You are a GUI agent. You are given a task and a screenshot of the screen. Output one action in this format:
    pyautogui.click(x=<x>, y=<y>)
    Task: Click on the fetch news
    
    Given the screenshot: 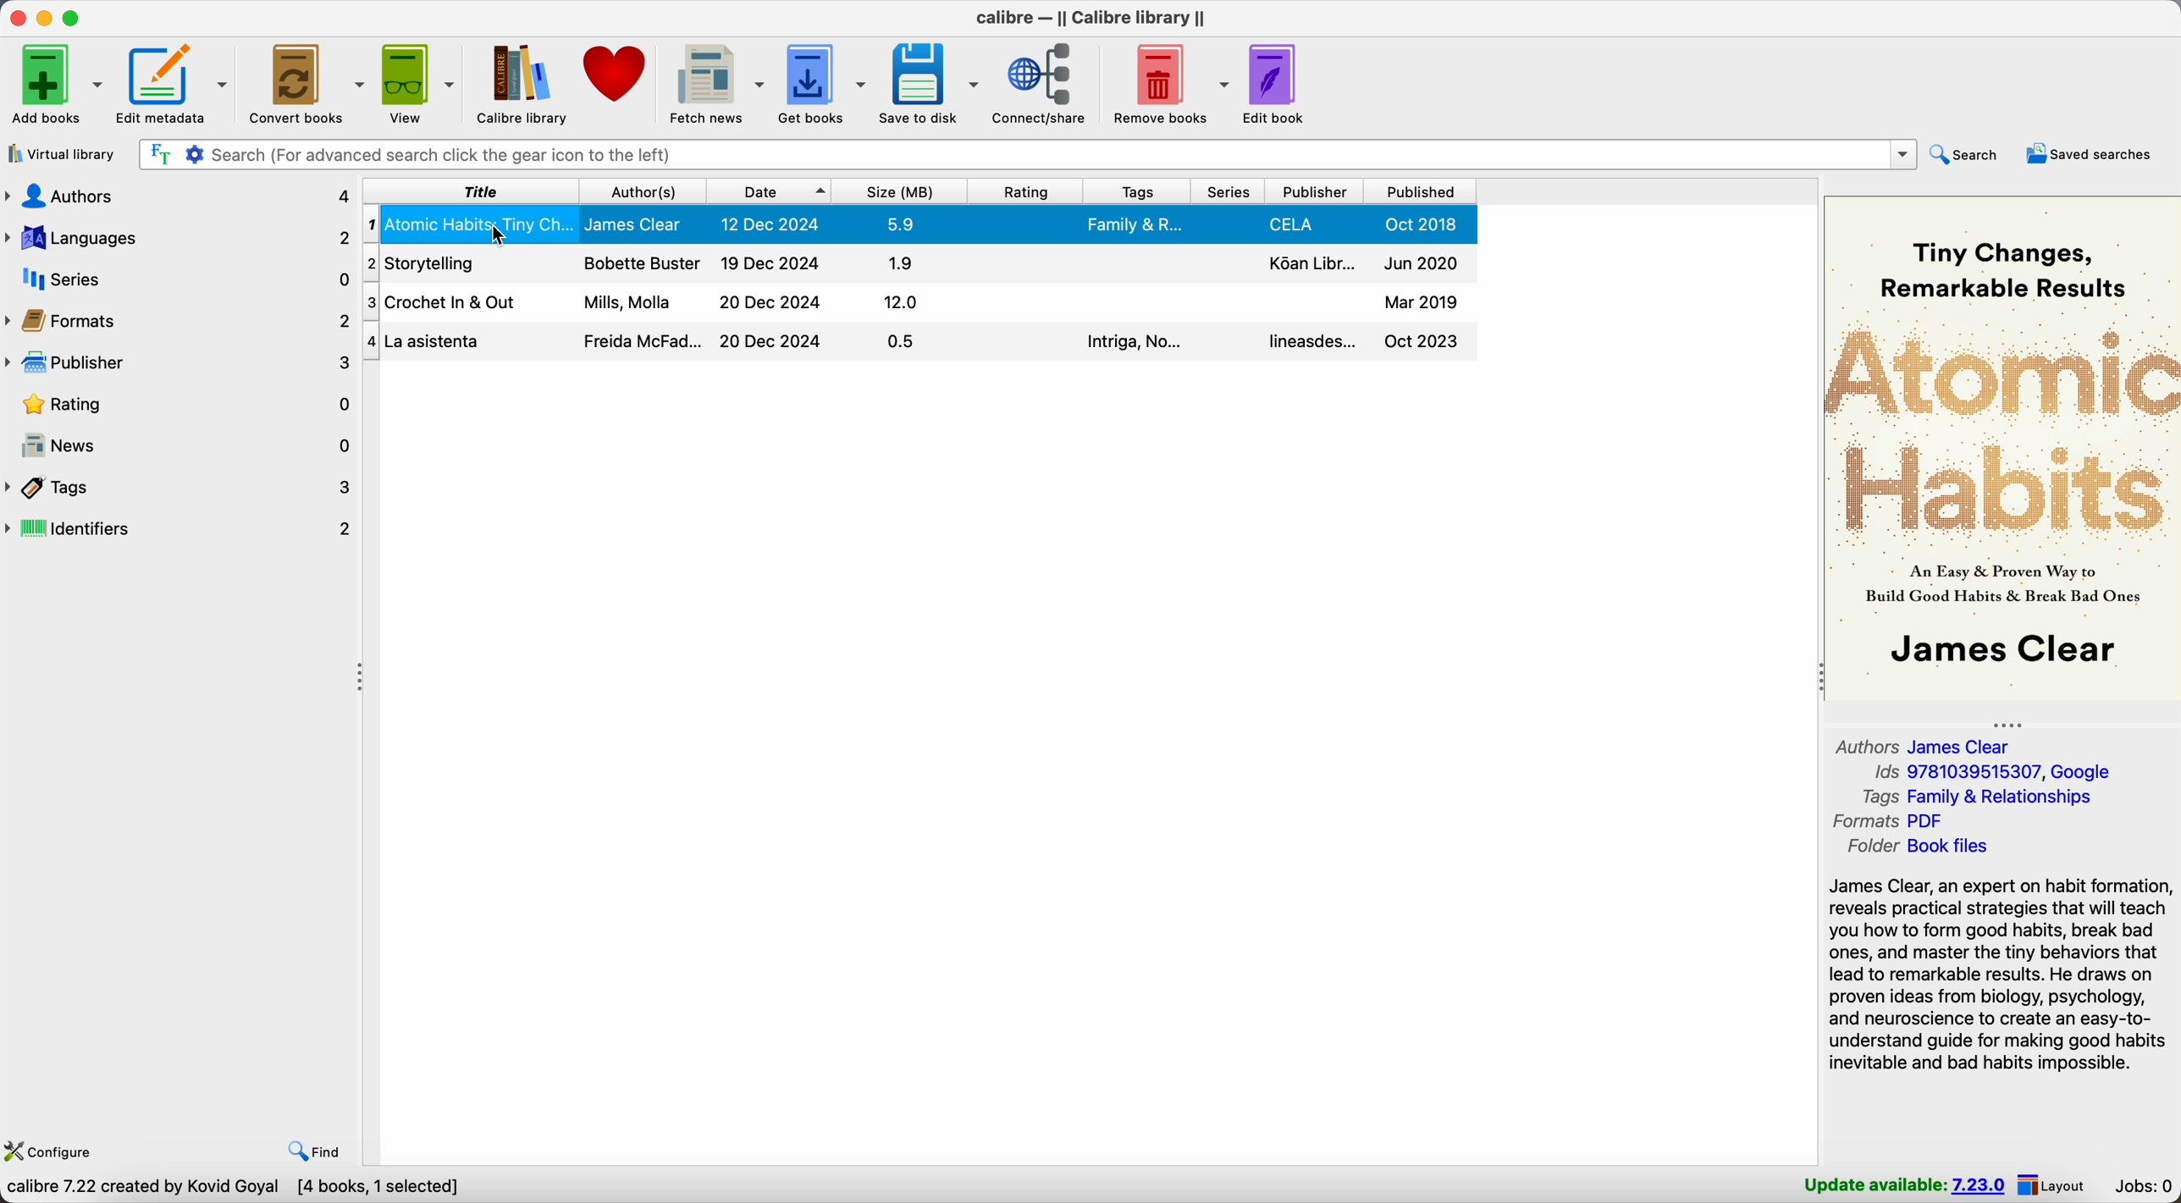 What is the action you would take?
    pyautogui.click(x=718, y=82)
    